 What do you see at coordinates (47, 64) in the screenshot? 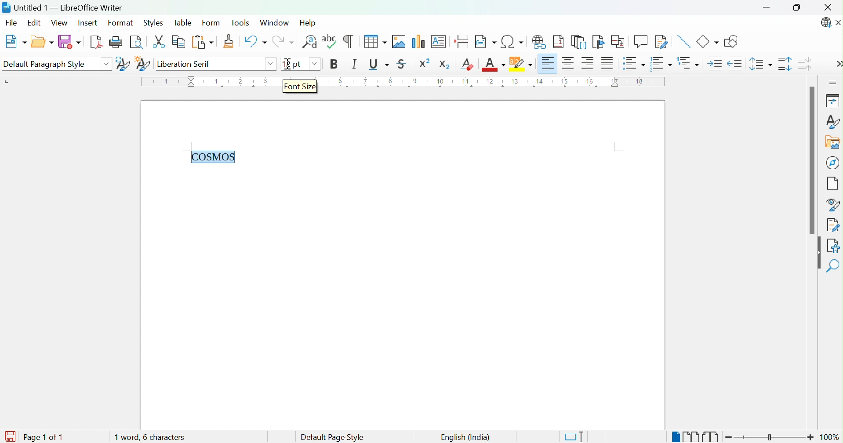
I see `Default Paragraph Style` at bounding box center [47, 64].